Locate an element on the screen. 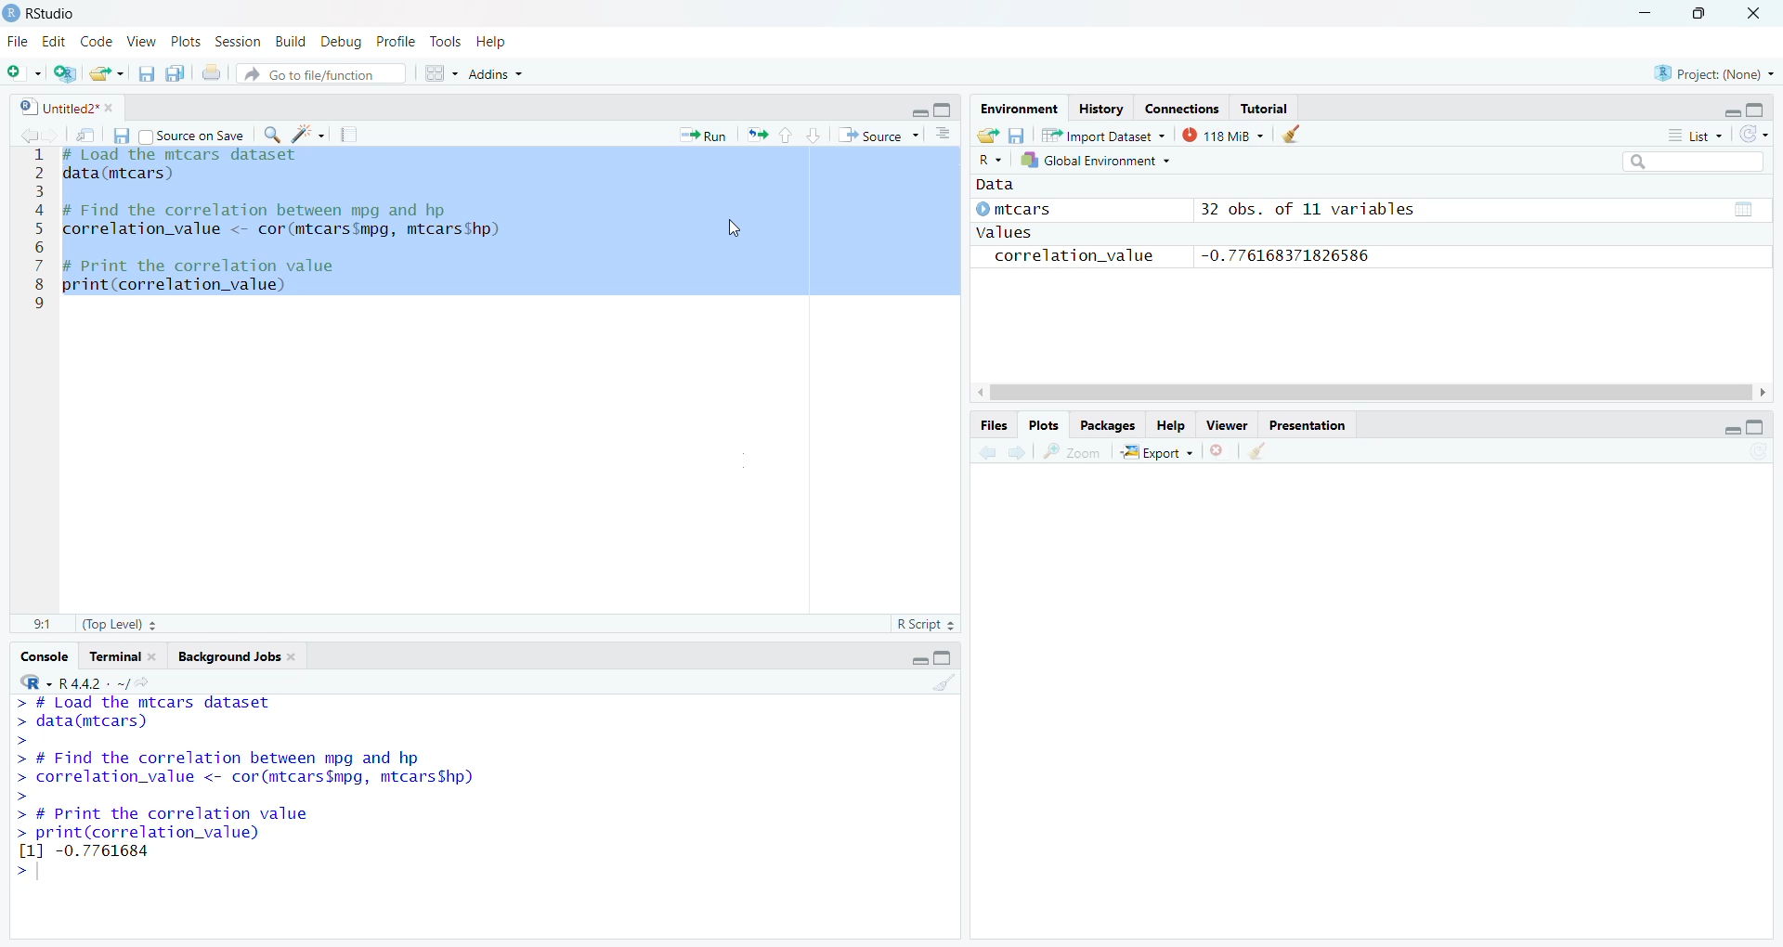 The image size is (1783, 947). Build is located at coordinates (288, 42).